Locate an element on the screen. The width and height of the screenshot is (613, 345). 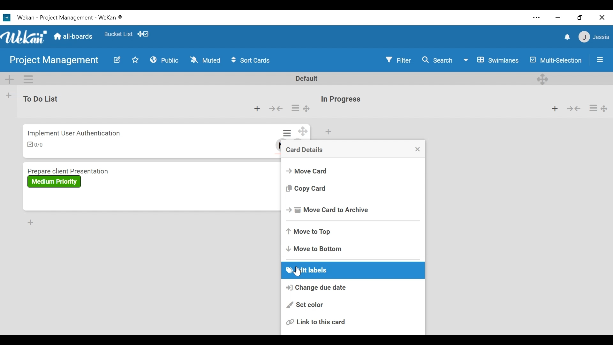
List Title is located at coordinates (340, 100).